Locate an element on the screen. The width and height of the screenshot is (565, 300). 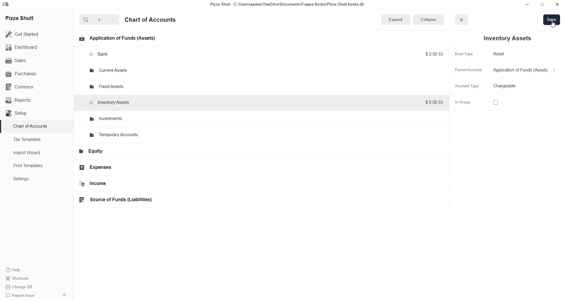
change DB is located at coordinates (19, 288).